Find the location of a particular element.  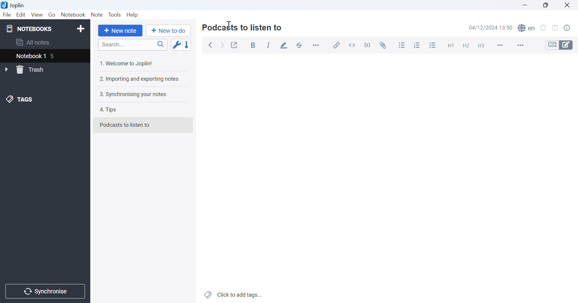

Cursor is located at coordinates (230, 26).